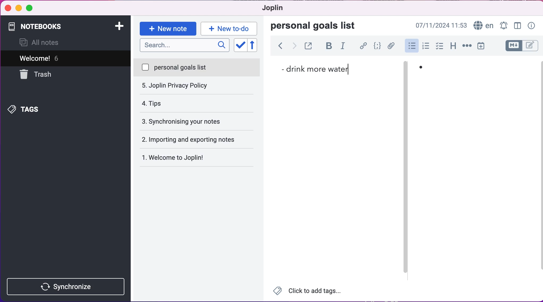 The width and height of the screenshot is (543, 302). Describe the element at coordinates (184, 46) in the screenshot. I see `search` at that location.